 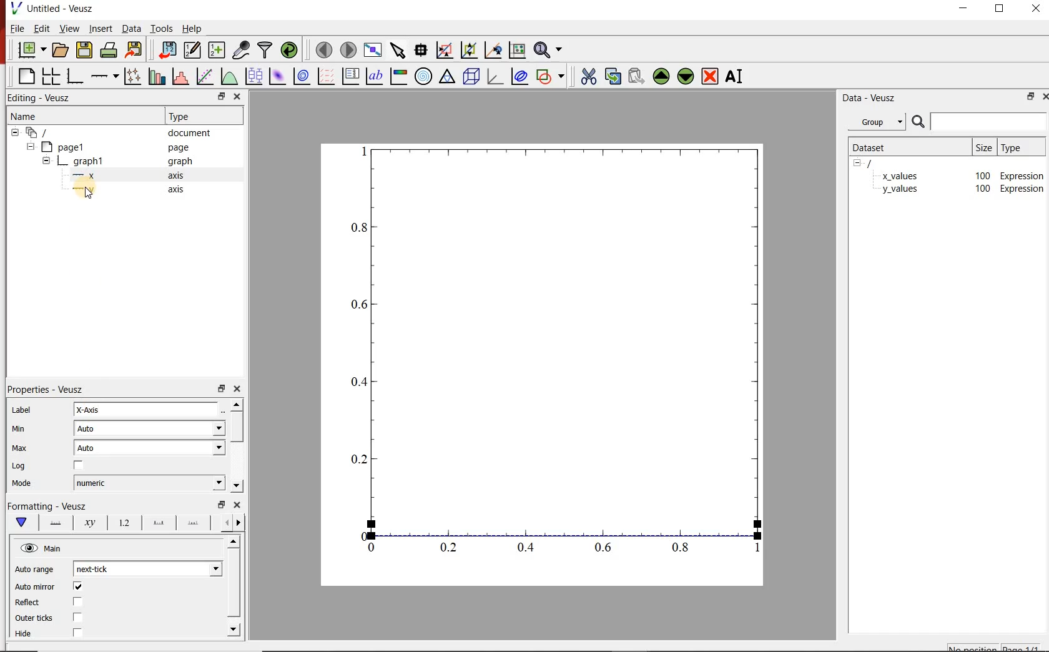 What do you see at coordinates (177, 146) in the screenshot?
I see `page` at bounding box center [177, 146].